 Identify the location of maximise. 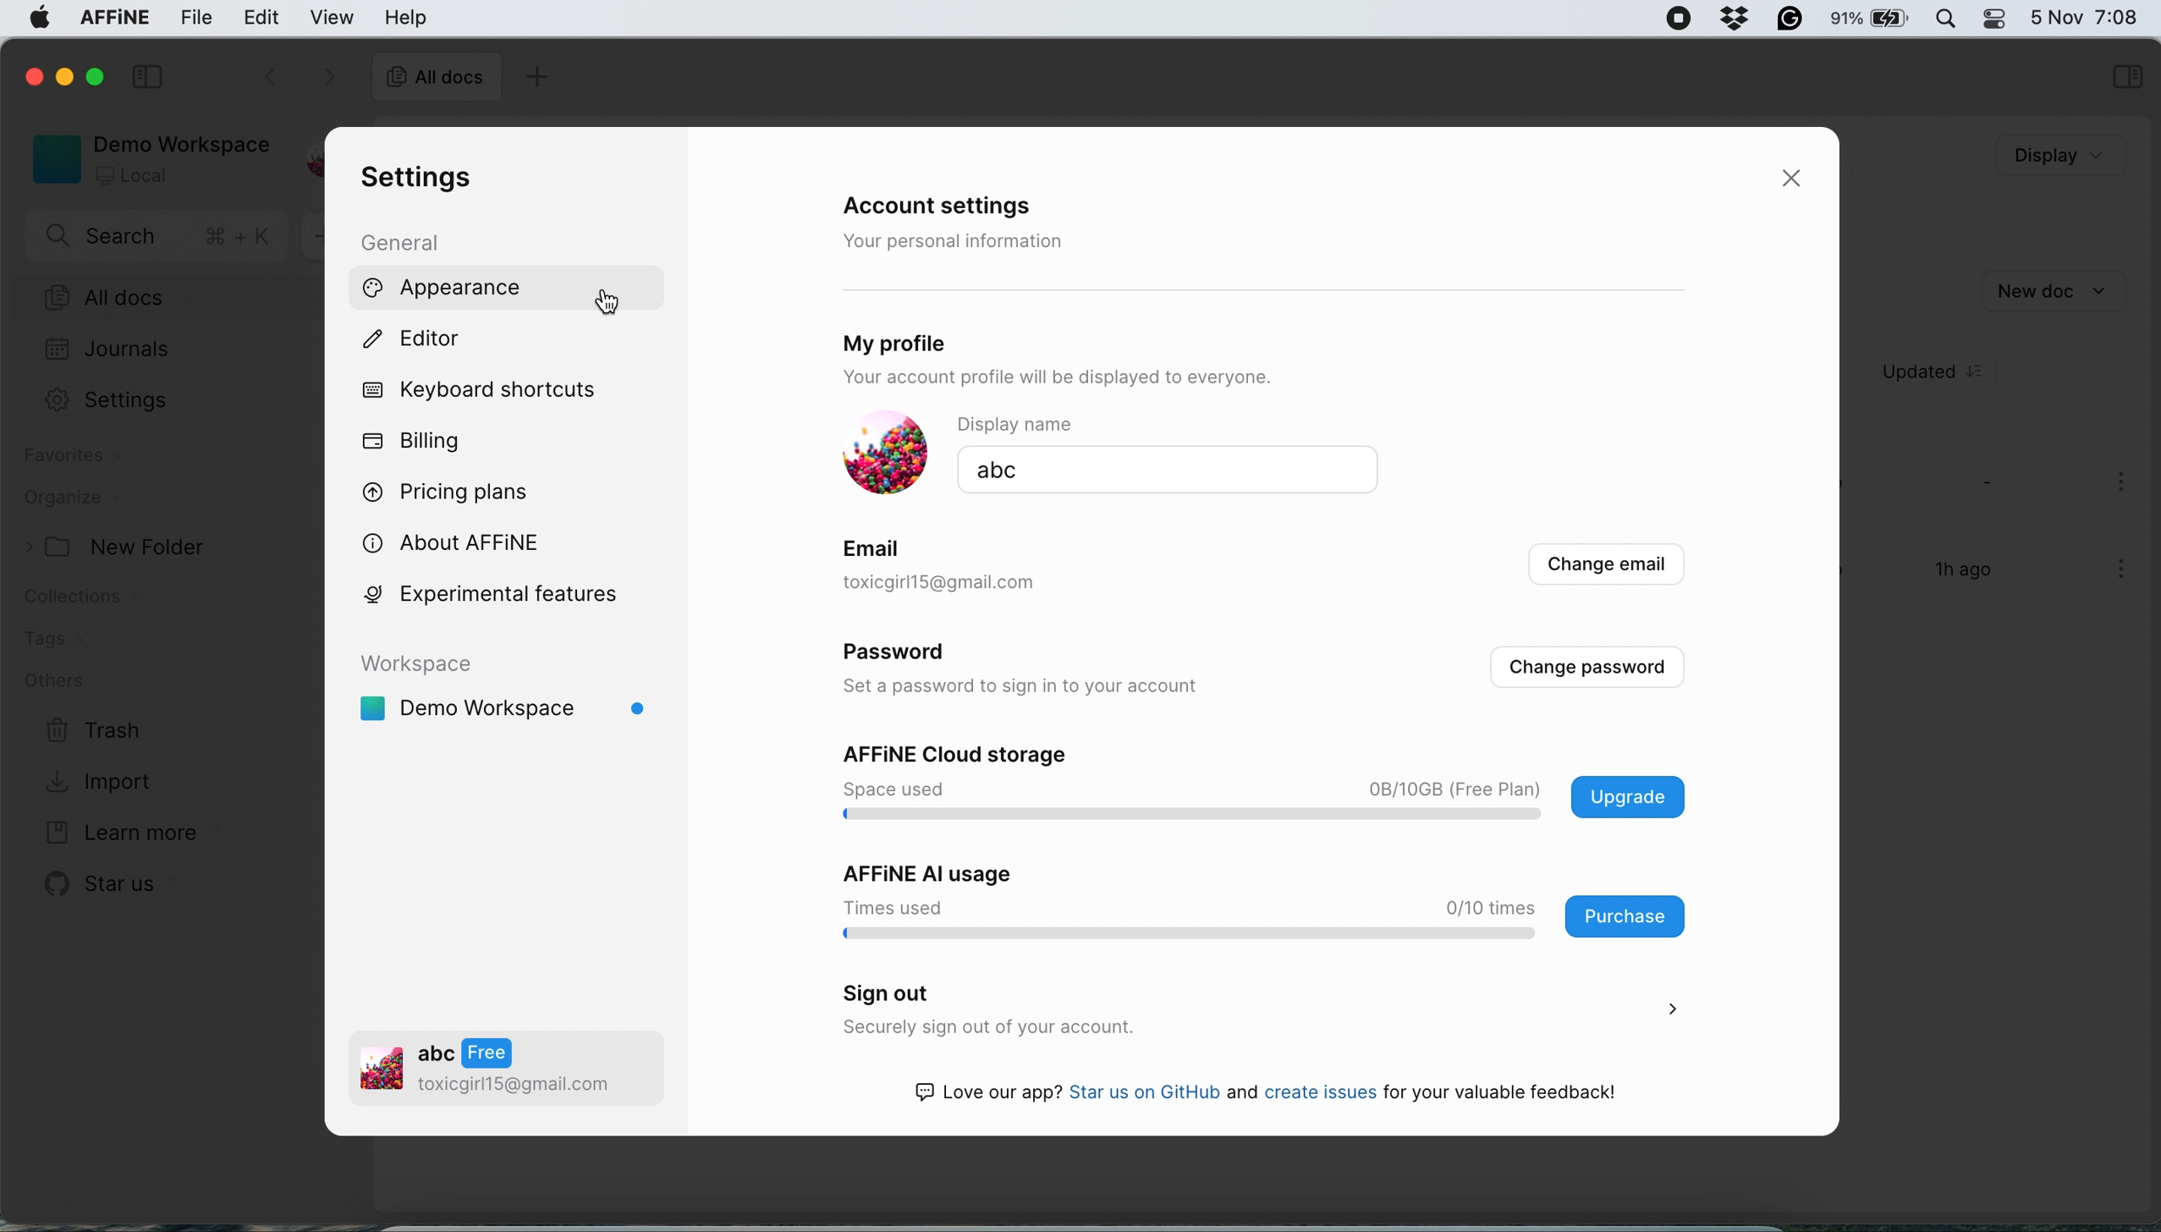
(88, 78).